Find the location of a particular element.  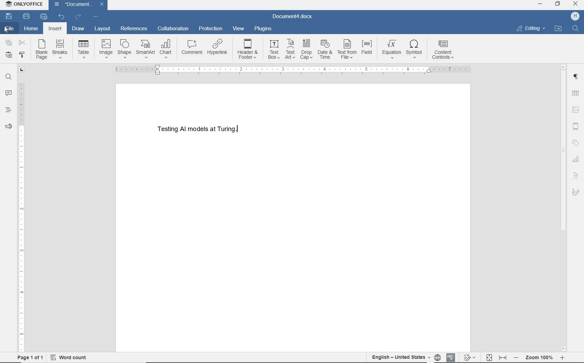

English-United States(text language) is located at coordinates (399, 357).